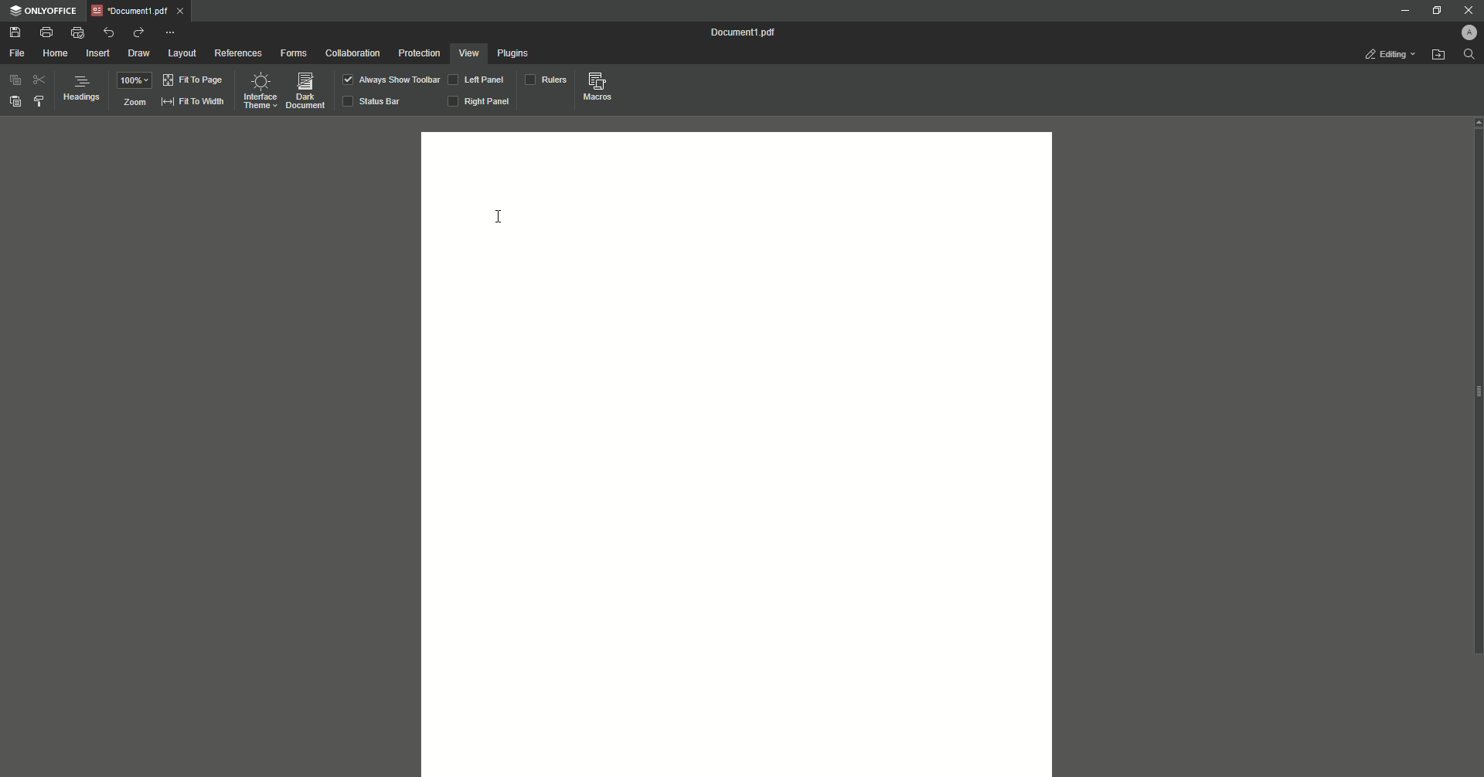 This screenshot has width=1484, height=777. What do you see at coordinates (305, 90) in the screenshot?
I see `Dark Document` at bounding box center [305, 90].